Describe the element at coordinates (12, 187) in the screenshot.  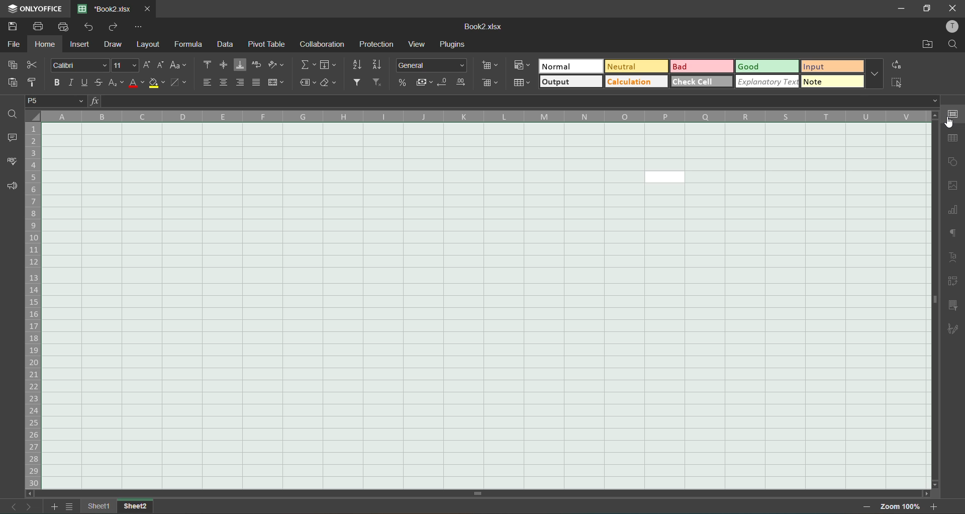
I see `feedback` at that location.